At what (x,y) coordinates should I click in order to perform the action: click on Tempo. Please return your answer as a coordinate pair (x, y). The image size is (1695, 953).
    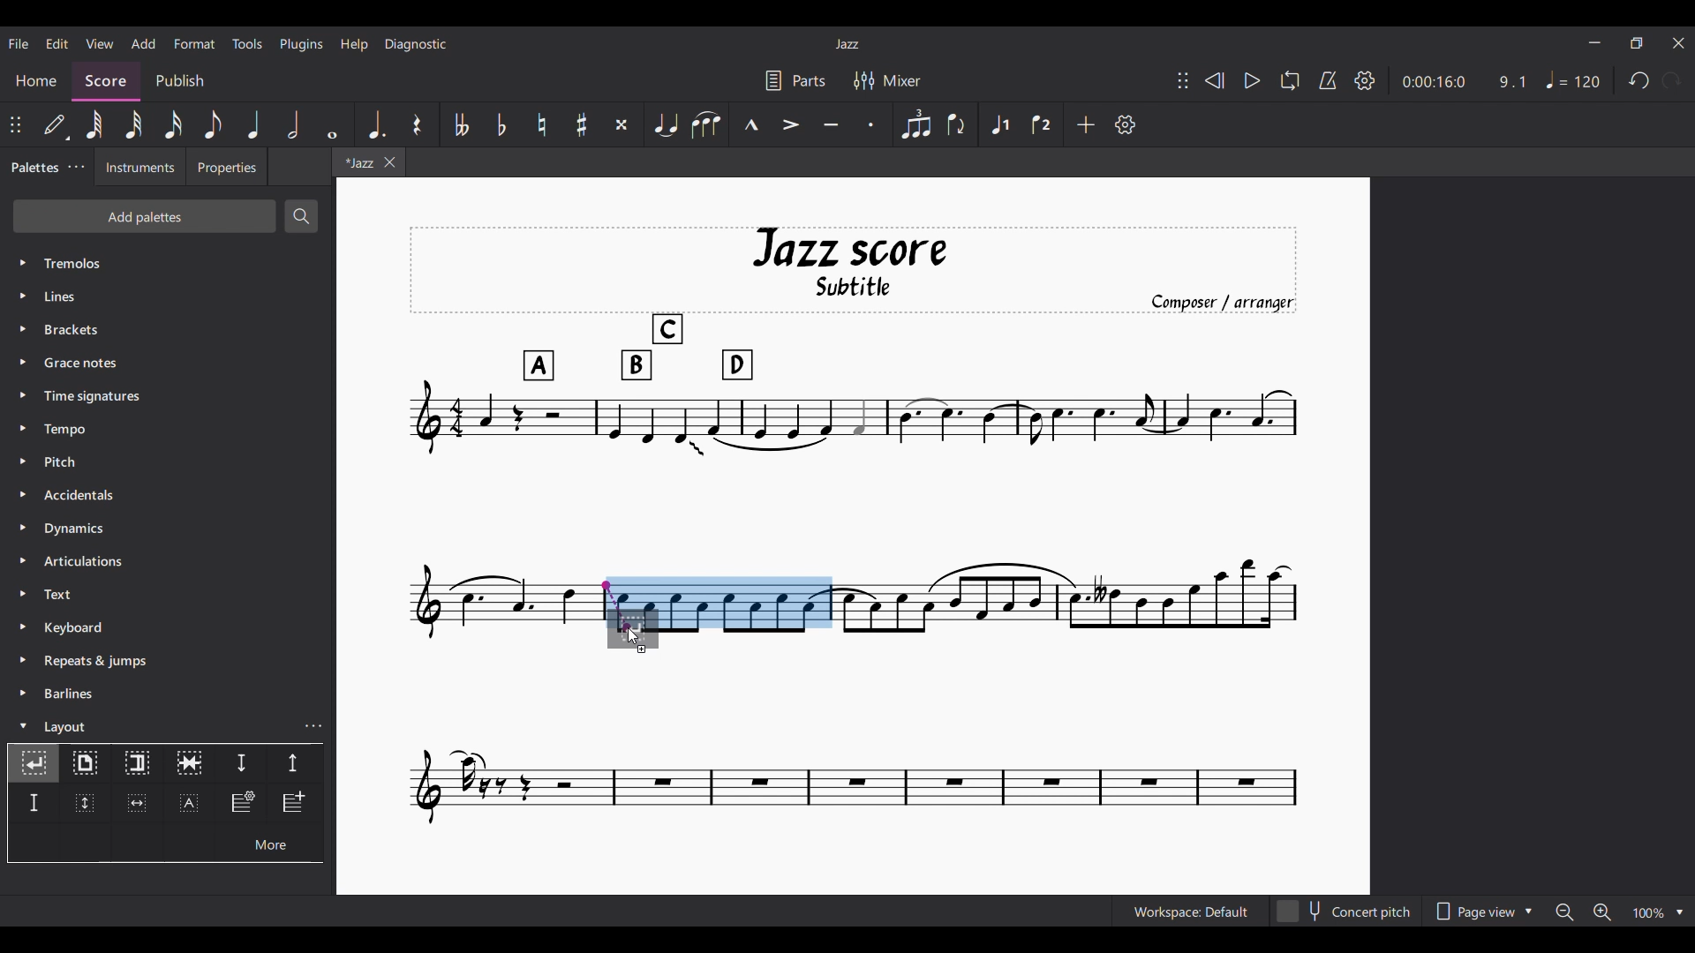
    Looking at the image, I should click on (169, 429).